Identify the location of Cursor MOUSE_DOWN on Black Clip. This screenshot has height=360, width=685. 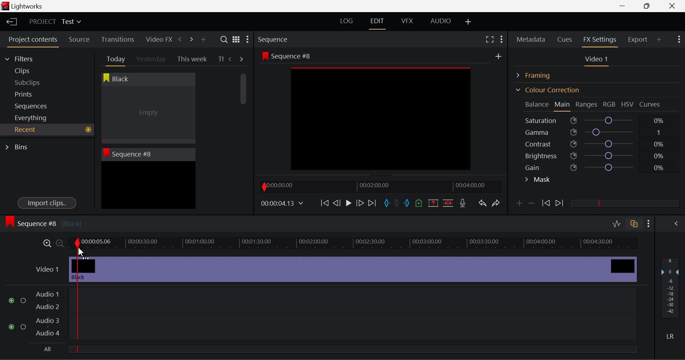
(147, 115).